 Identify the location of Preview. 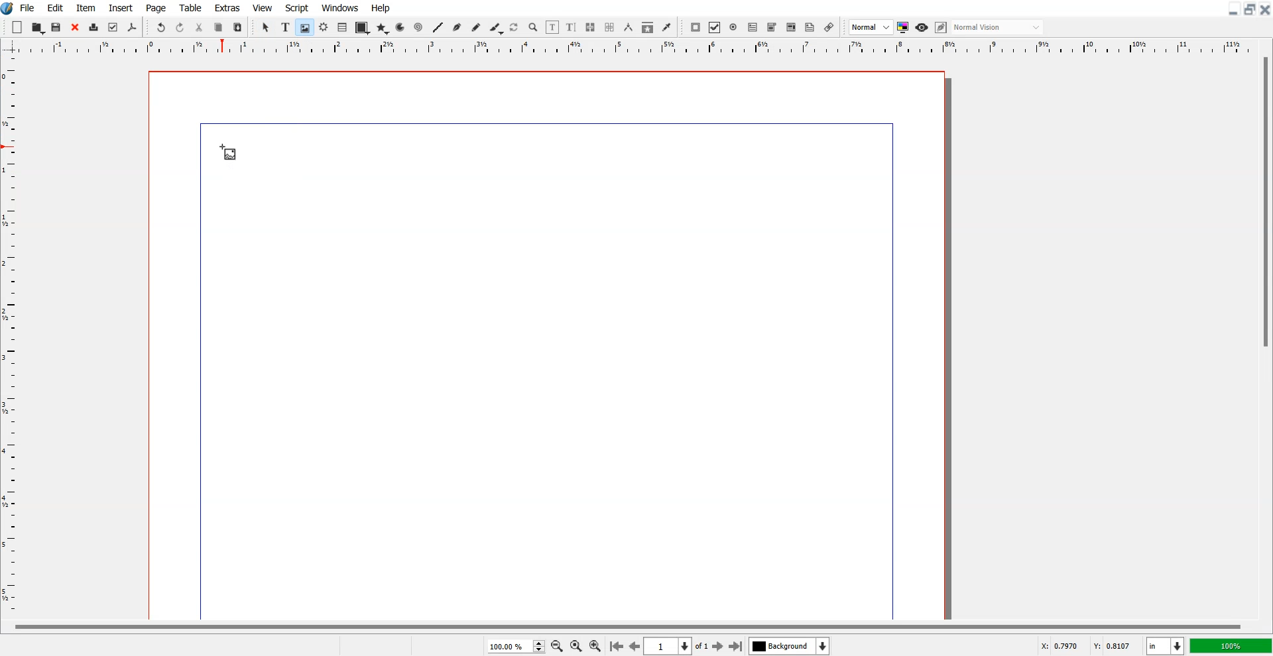
(922, 27).